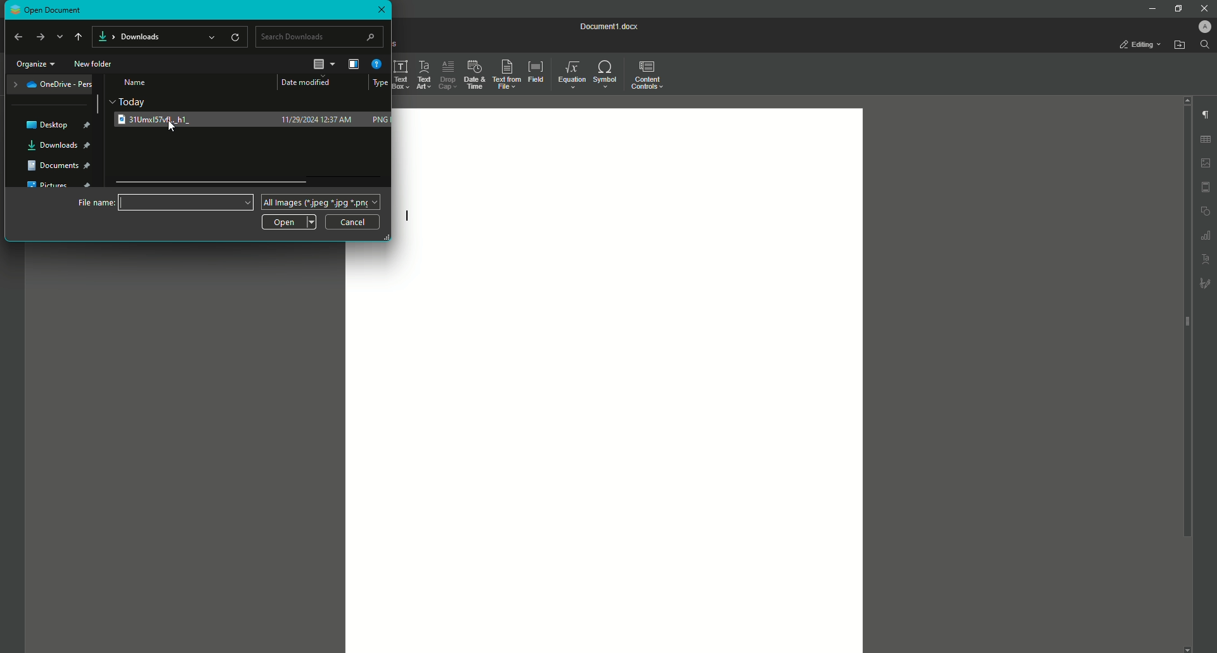 The height and width of the screenshot is (653, 1217). Describe the element at coordinates (77, 39) in the screenshot. I see `Move Up` at that location.